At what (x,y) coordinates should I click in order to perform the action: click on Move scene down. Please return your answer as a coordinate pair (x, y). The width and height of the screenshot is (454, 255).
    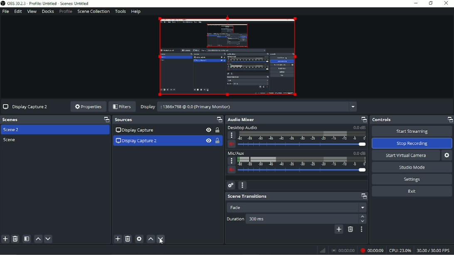
    Looking at the image, I should click on (48, 239).